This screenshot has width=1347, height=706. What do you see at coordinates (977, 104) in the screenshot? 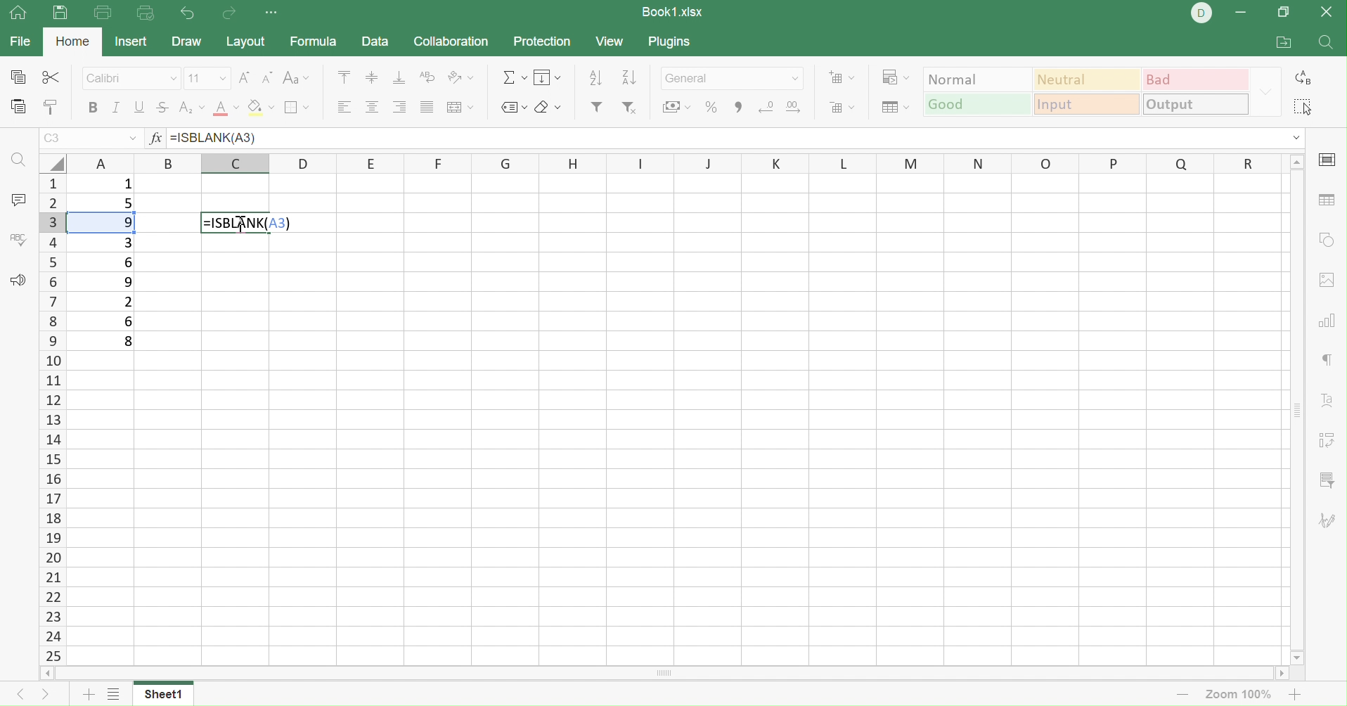
I see `Good` at bounding box center [977, 104].